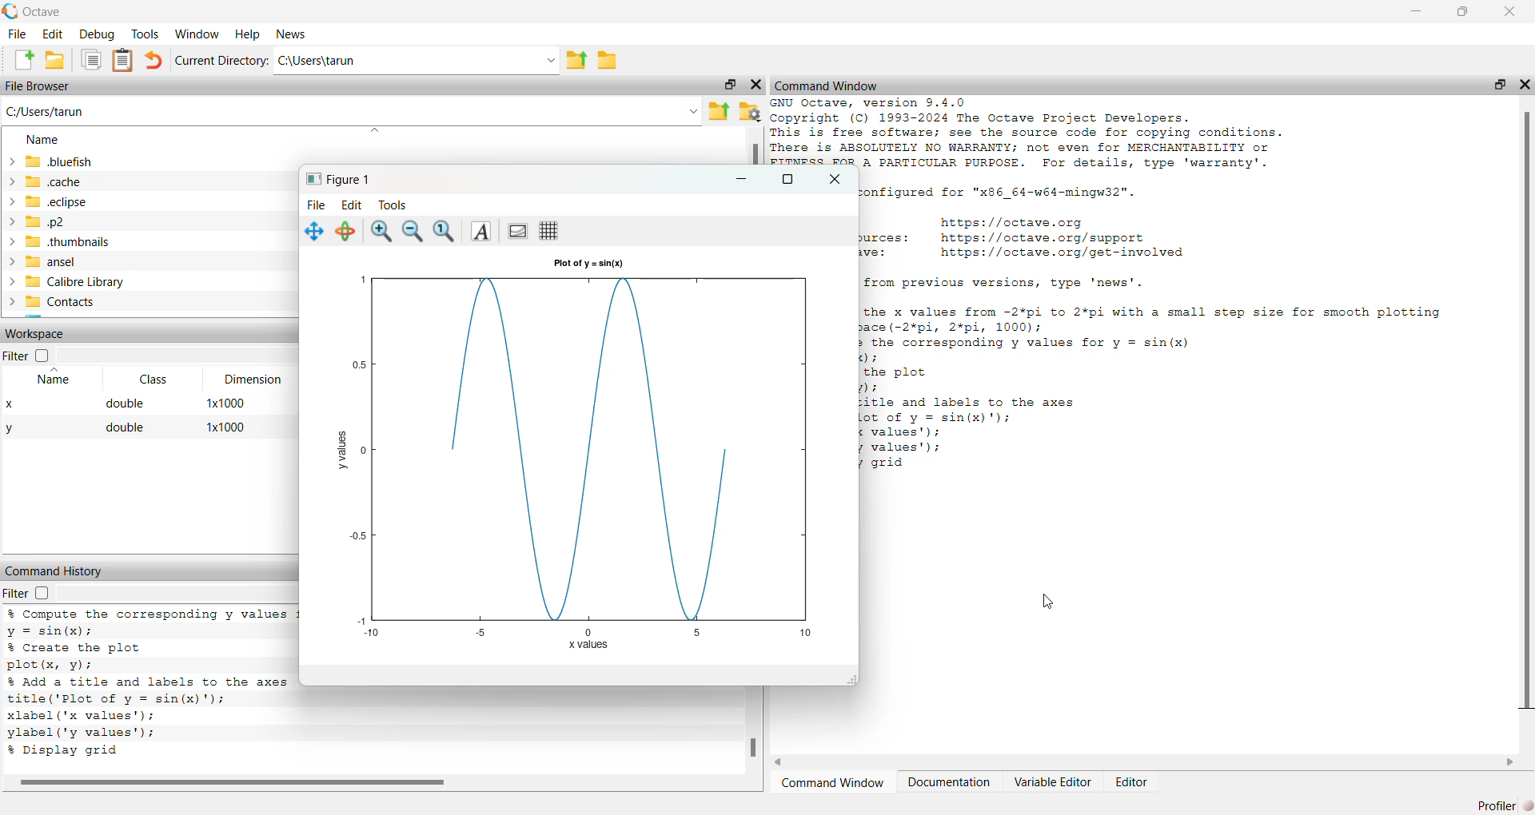 This screenshot has height=815, width=1535. I want to click on % Display grid, so click(64, 750).